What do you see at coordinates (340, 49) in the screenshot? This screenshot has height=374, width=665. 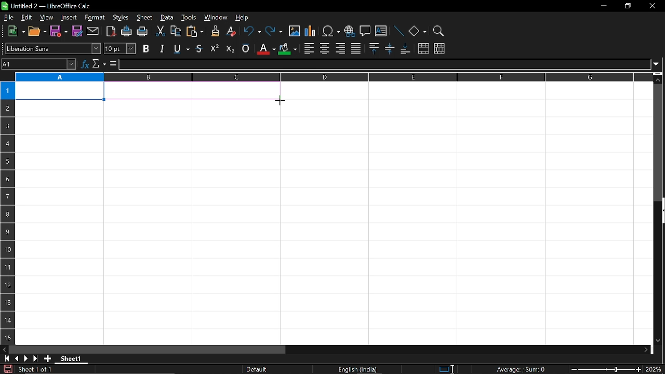 I see `align right` at bounding box center [340, 49].